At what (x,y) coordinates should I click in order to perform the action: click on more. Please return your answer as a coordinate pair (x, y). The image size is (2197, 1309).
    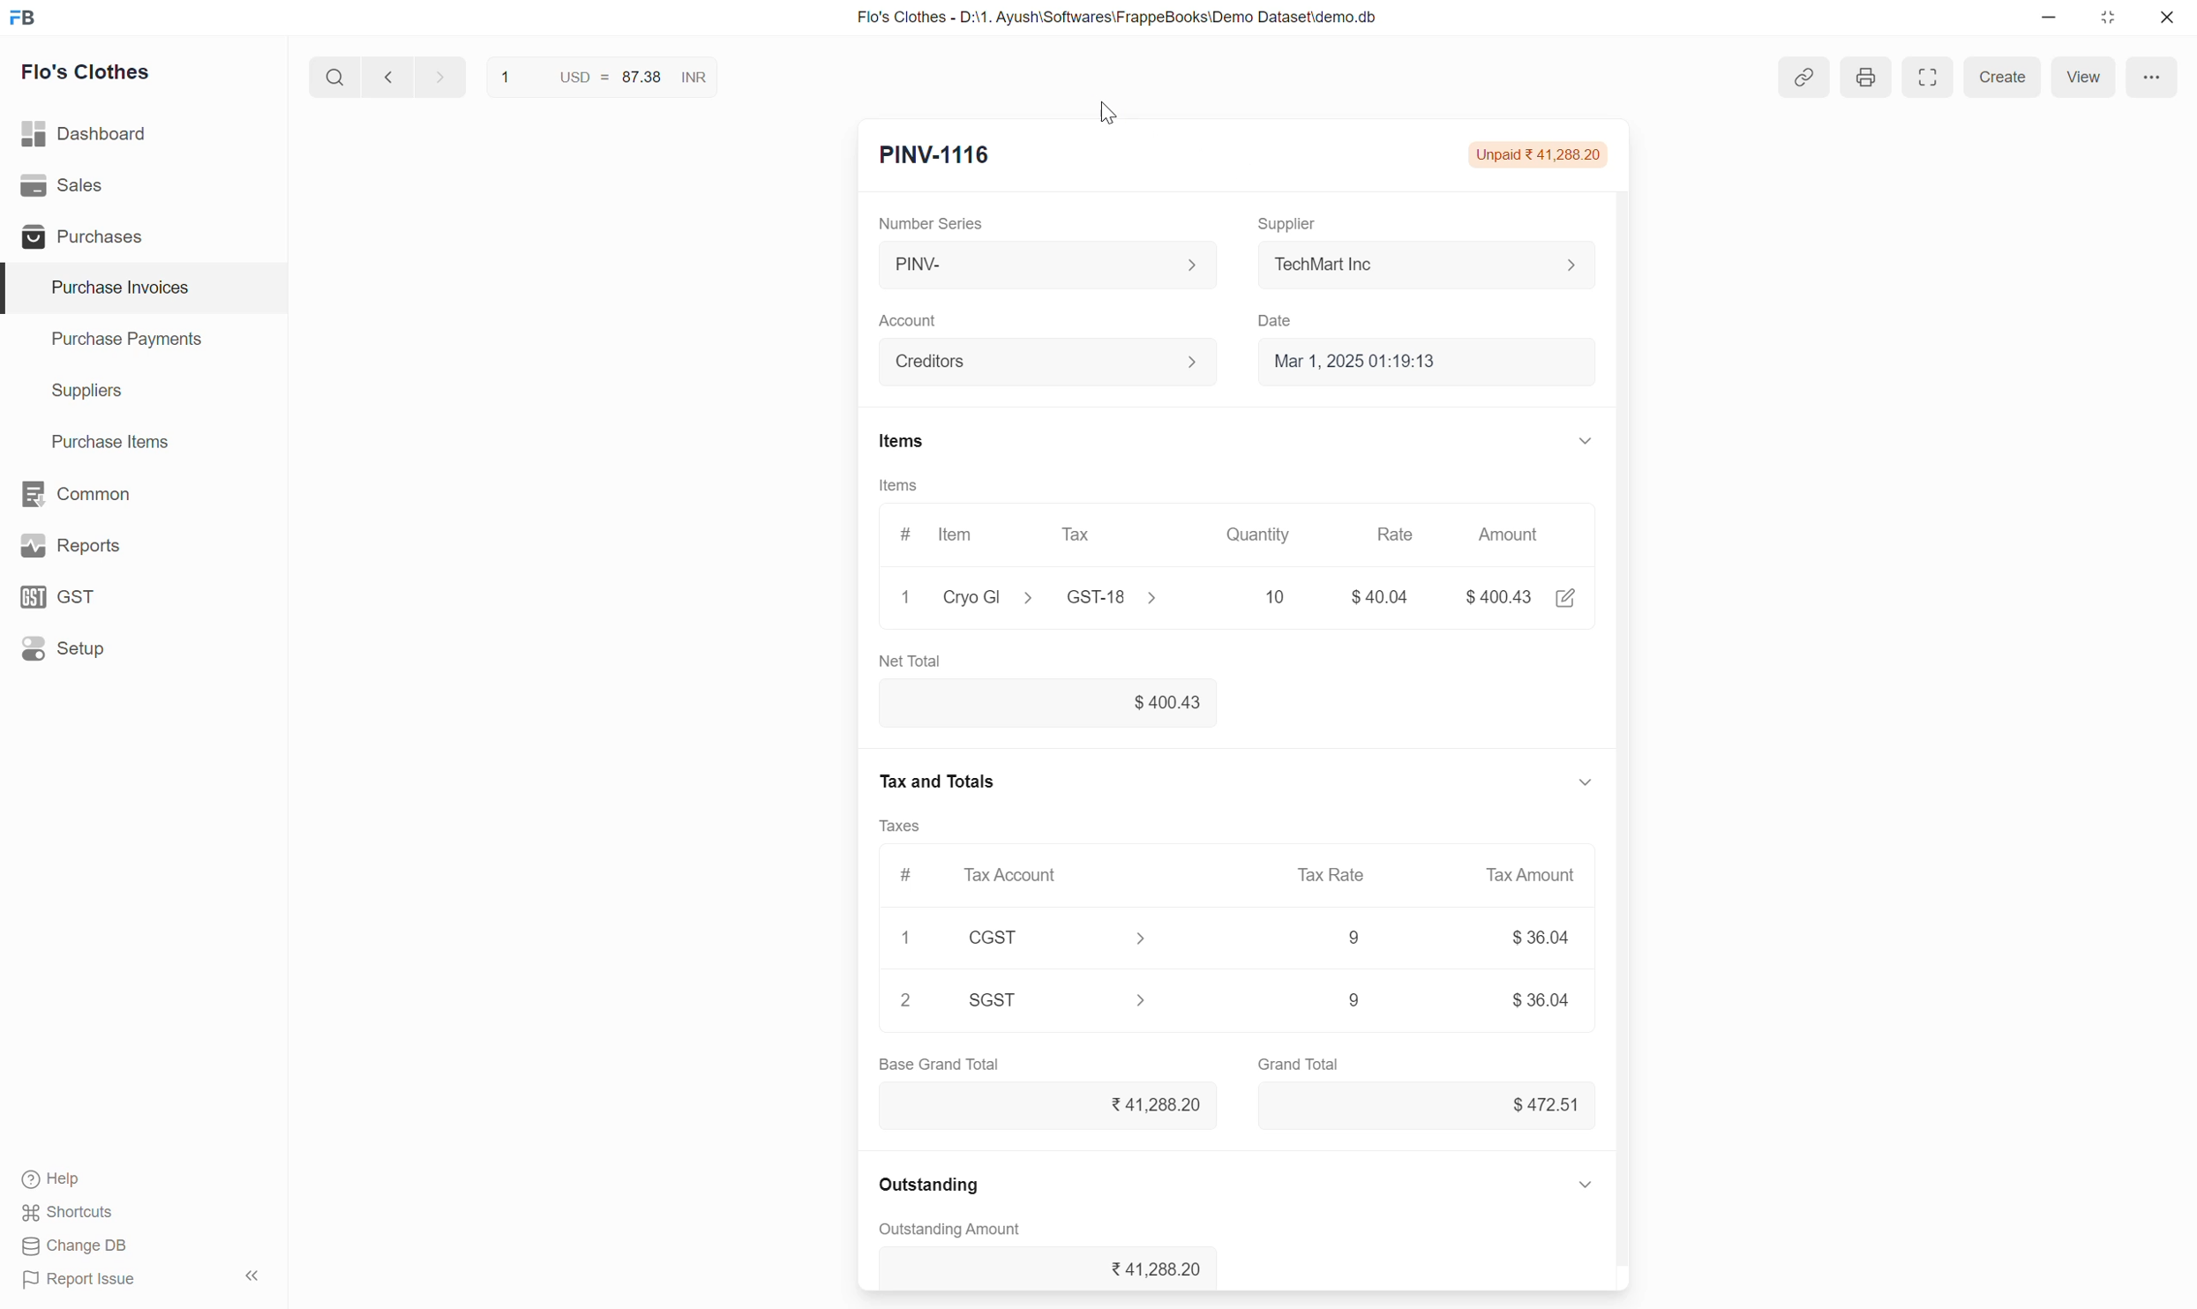
    Looking at the image, I should click on (2155, 77).